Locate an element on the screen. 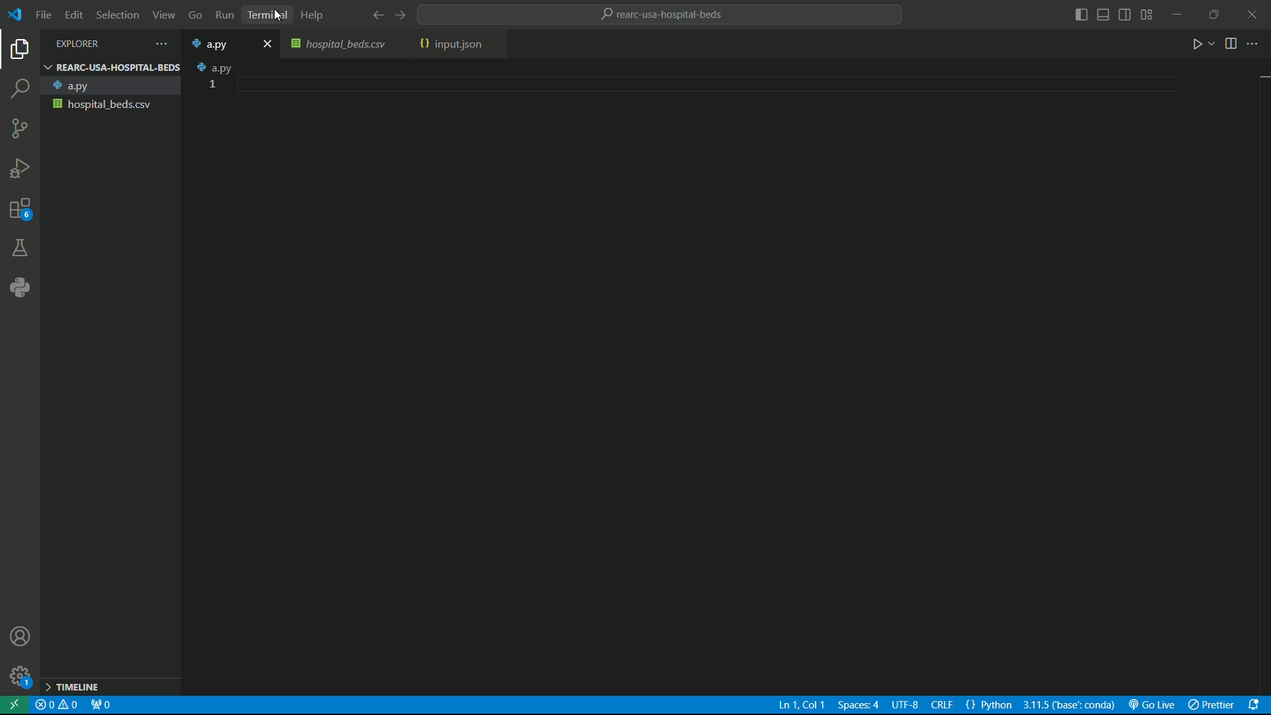 The width and height of the screenshot is (1271, 715). source control is located at coordinates (17, 128).